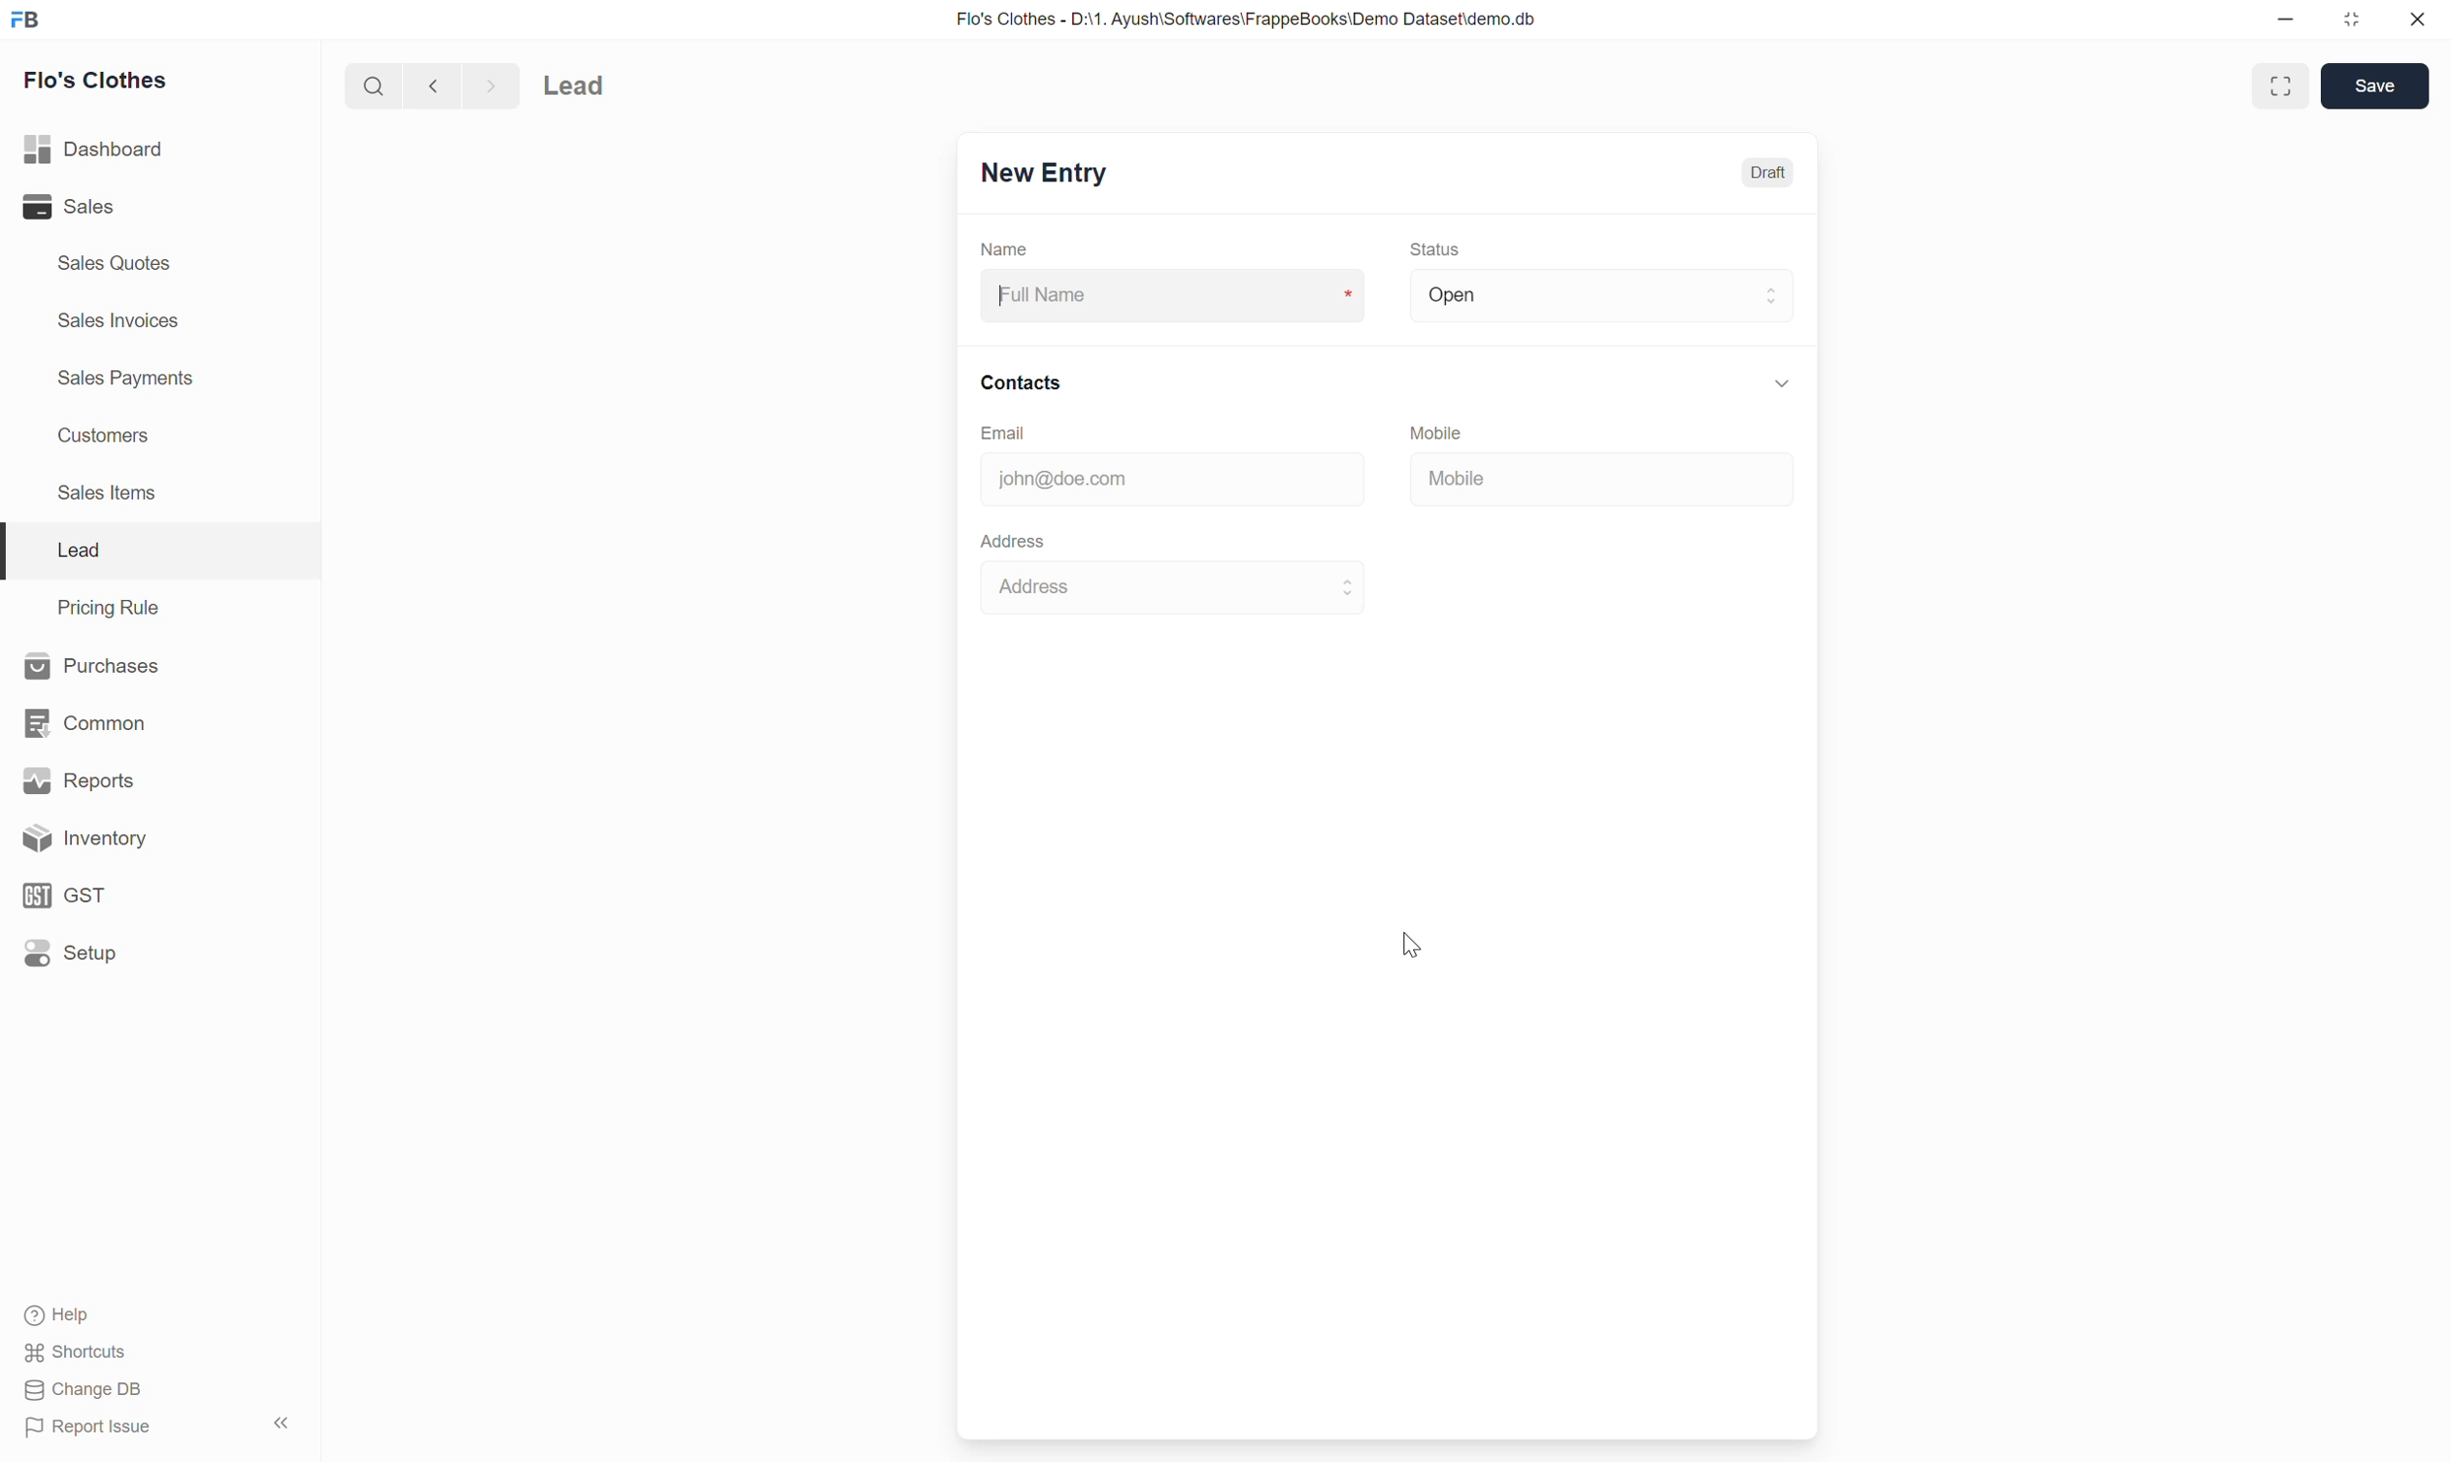 The height and width of the screenshot is (1462, 2451). Describe the element at coordinates (83, 723) in the screenshot. I see ` Common` at that location.